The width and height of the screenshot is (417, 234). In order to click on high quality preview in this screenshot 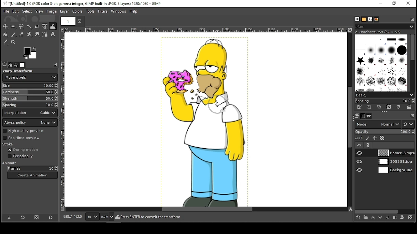, I will do `click(30, 131)`.